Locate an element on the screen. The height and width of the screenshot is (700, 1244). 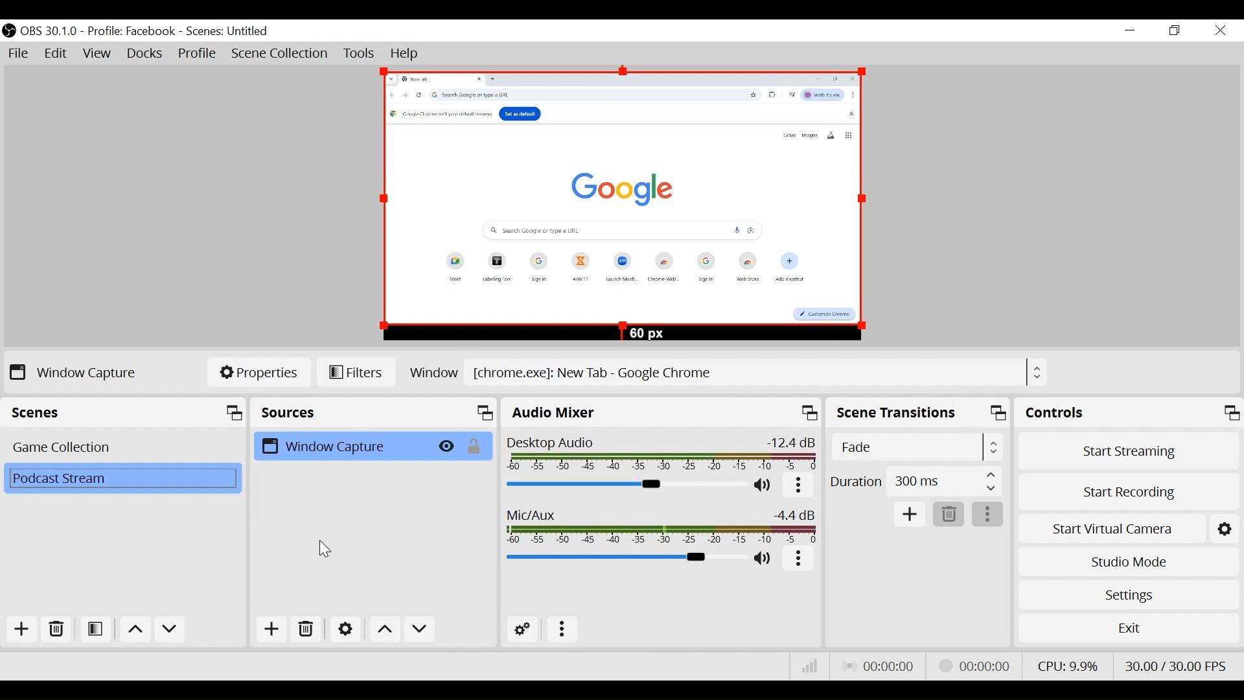
Live Status is located at coordinates (877, 666).